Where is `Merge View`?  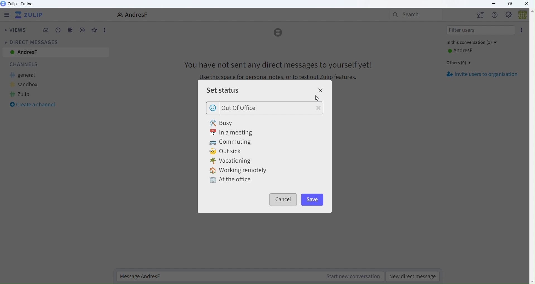
Merge View is located at coordinates (70, 31).